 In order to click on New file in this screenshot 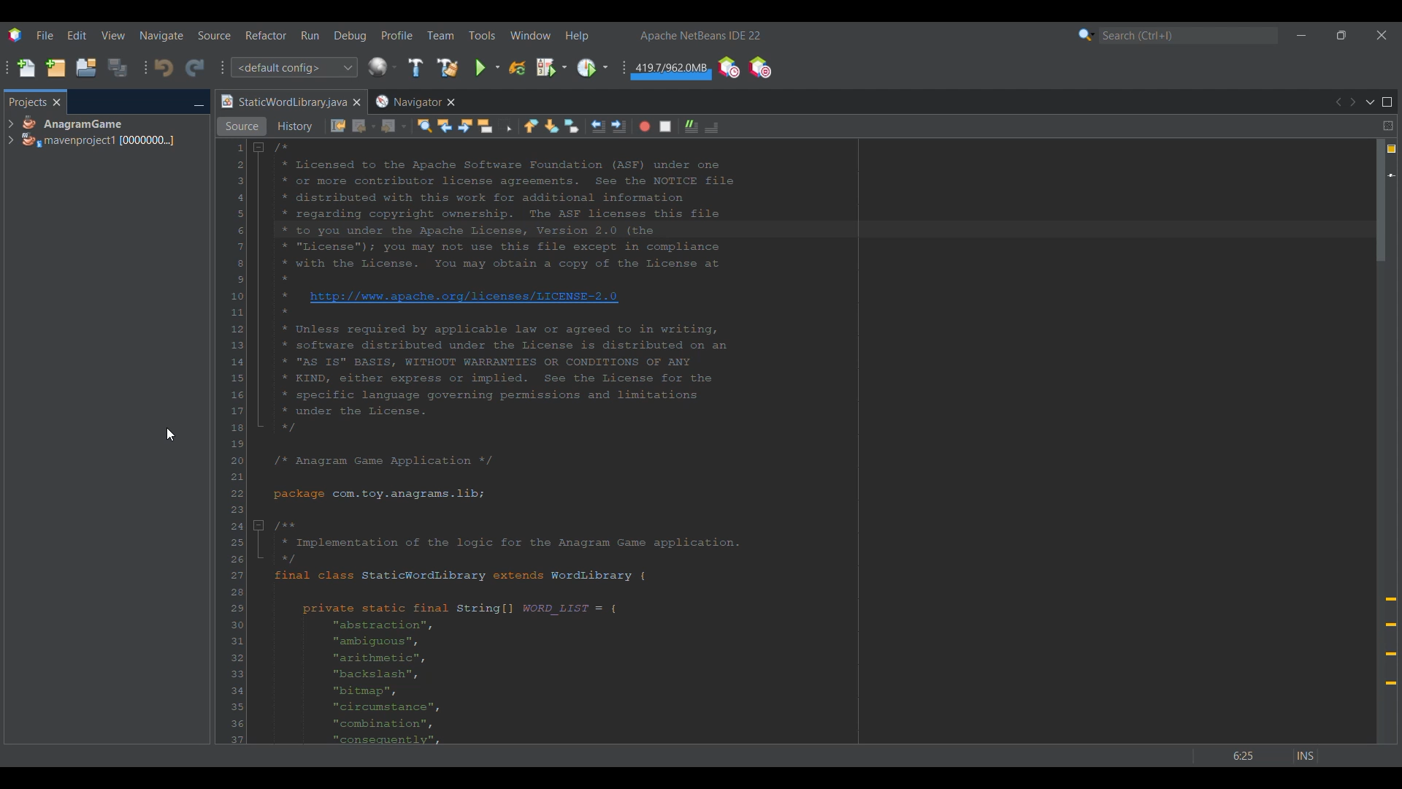, I will do `click(26, 68)`.